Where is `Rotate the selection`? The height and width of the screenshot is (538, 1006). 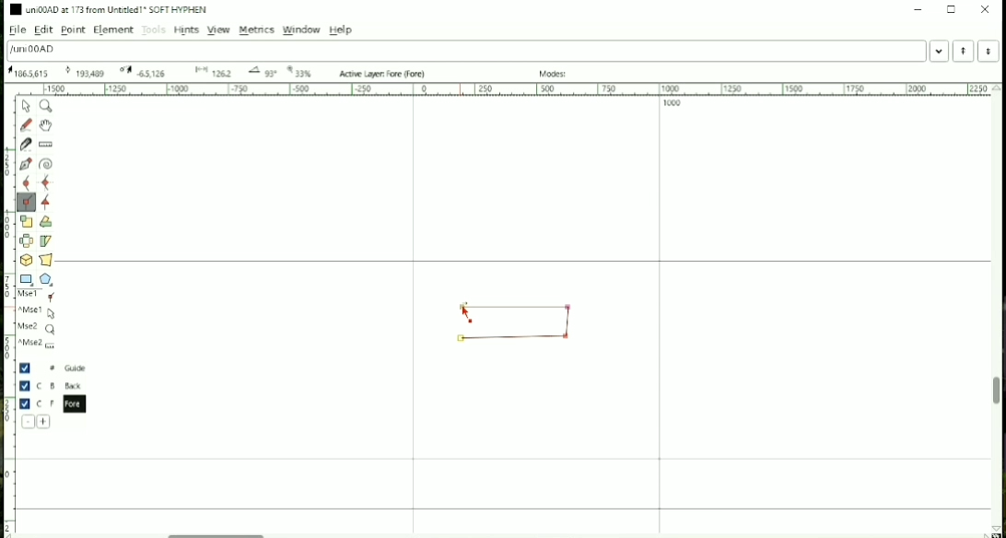
Rotate the selection is located at coordinates (46, 223).